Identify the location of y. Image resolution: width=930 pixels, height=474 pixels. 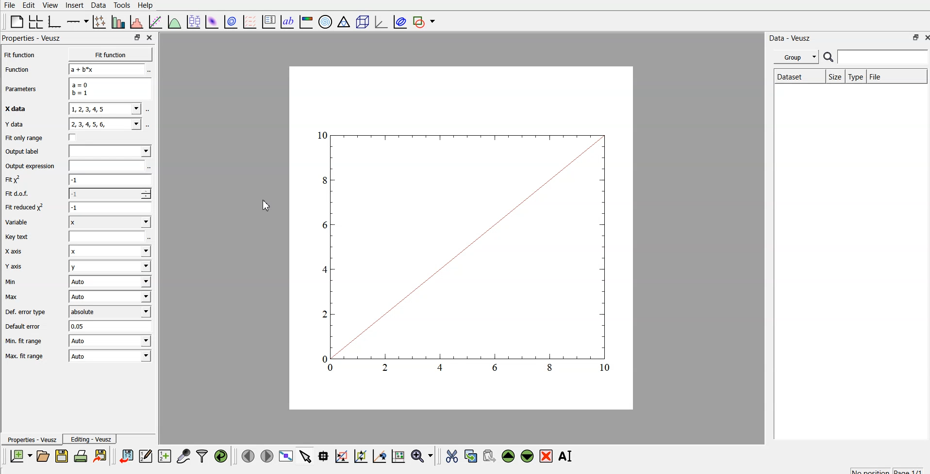
(106, 124).